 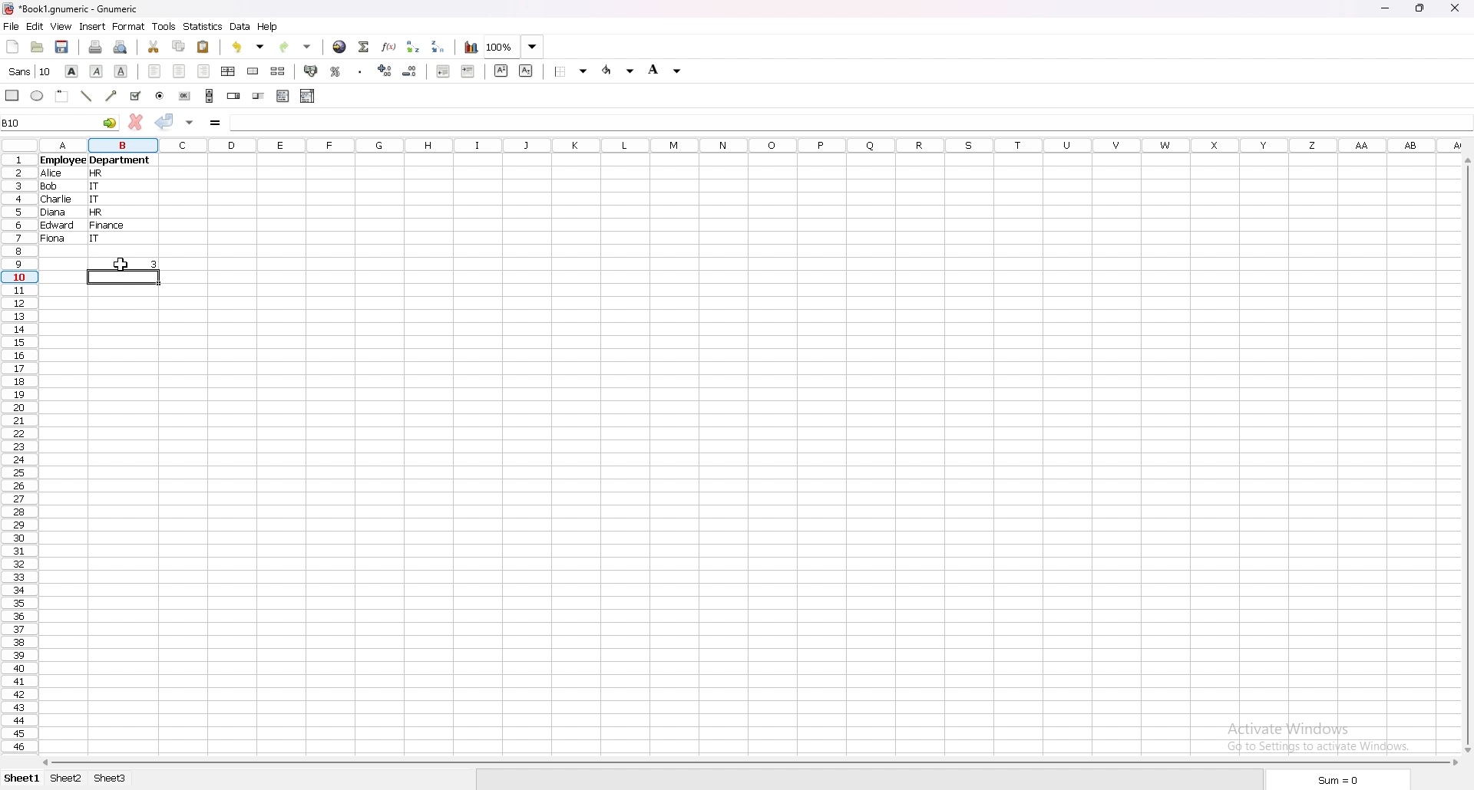 What do you see at coordinates (37, 96) in the screenshot?
I see `ellipse` at bounding box center [37, 96].